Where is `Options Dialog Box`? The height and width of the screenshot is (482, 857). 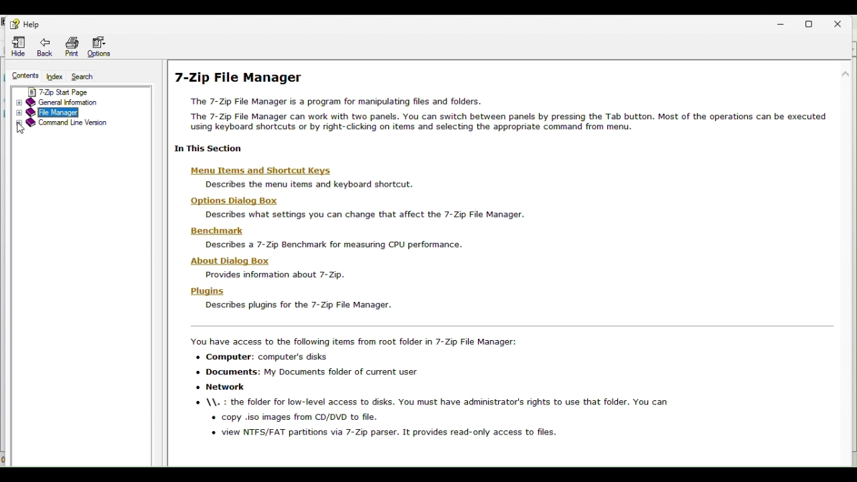 Options Dialog Box is located at coordinates (230, 202).